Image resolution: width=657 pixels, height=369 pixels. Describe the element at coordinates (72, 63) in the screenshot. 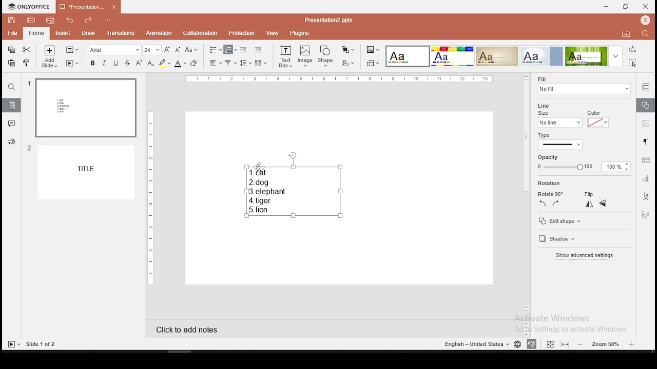

I see `start slideshow` at that location.